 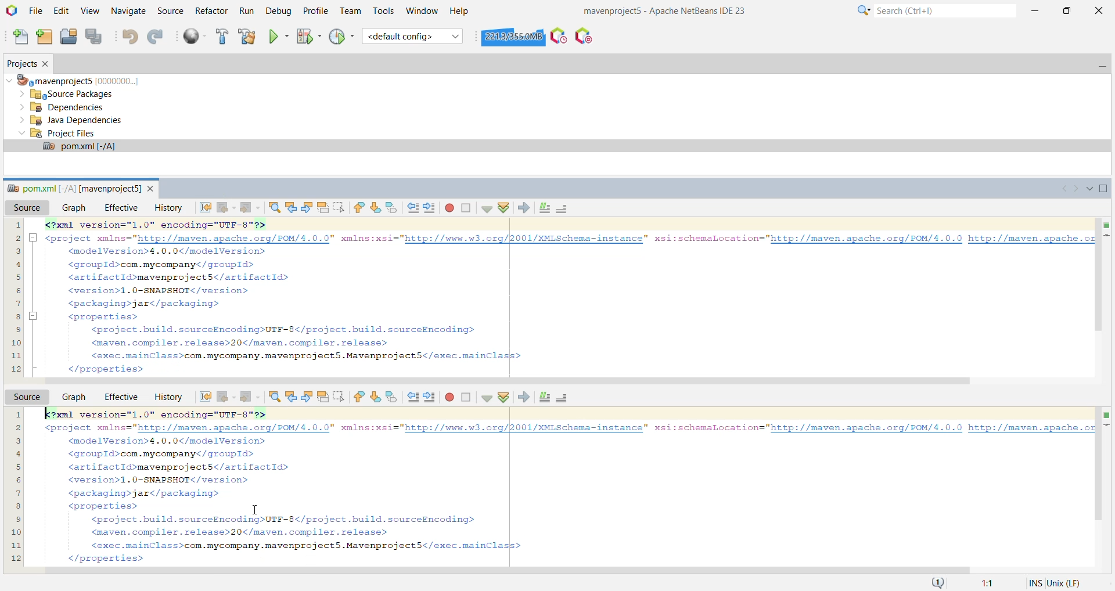 What do you see at coordinates (173, 441) in the screenshot?
I see `<modelVersion>4.0.0</modelVersion>` at bounding box center [173, 441].